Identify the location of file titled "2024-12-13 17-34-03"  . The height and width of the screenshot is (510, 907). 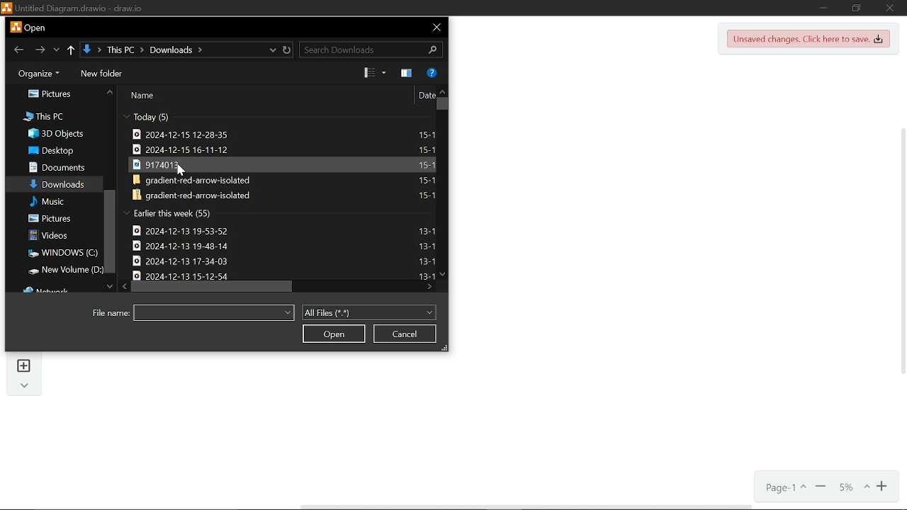
(288, 260).